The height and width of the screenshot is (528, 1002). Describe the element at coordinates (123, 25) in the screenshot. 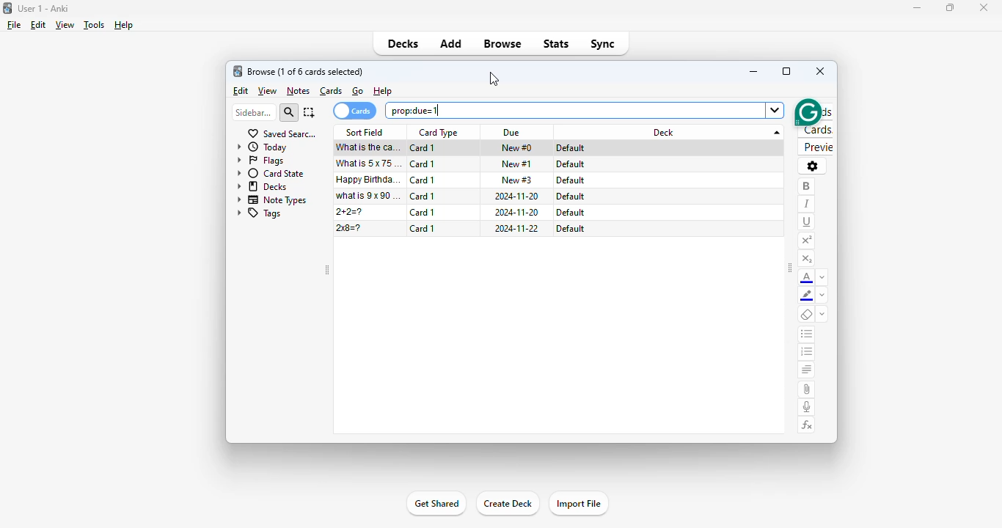

I see `help` at that location.